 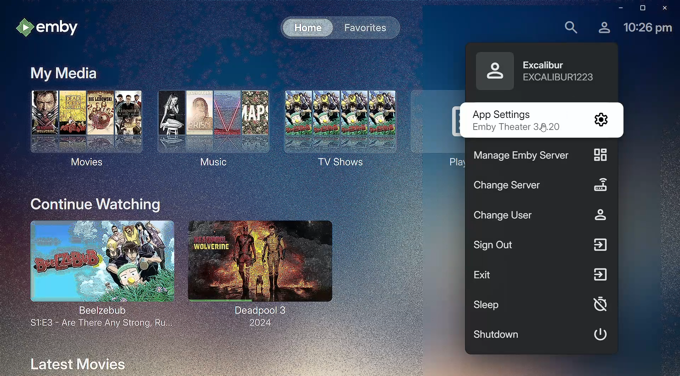 What do you see at coordinates (60, 73) in the screenshot?
I see `My Media` at bounding box center [60, 73].